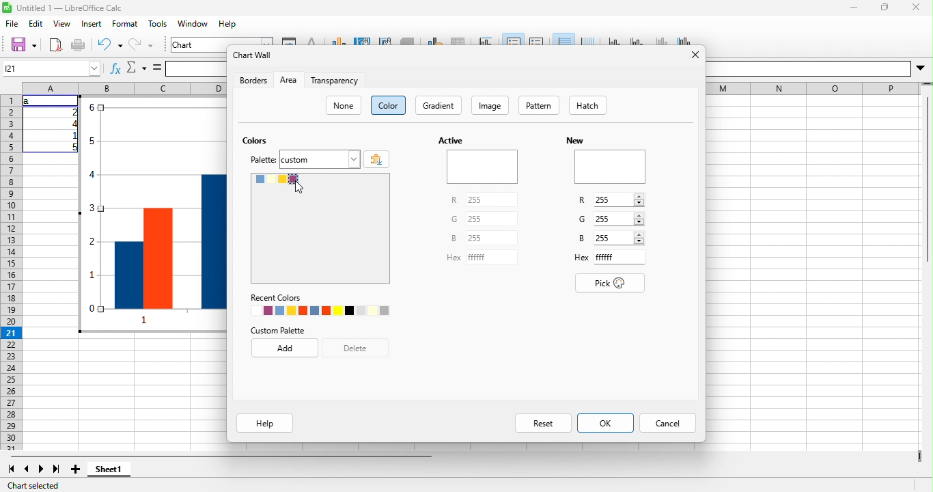 The height and width of the screenshot is (492, 933). What do you see at coordinates (575, 141) in the screenshot?
I see `New` at bounding box center [575, 141].